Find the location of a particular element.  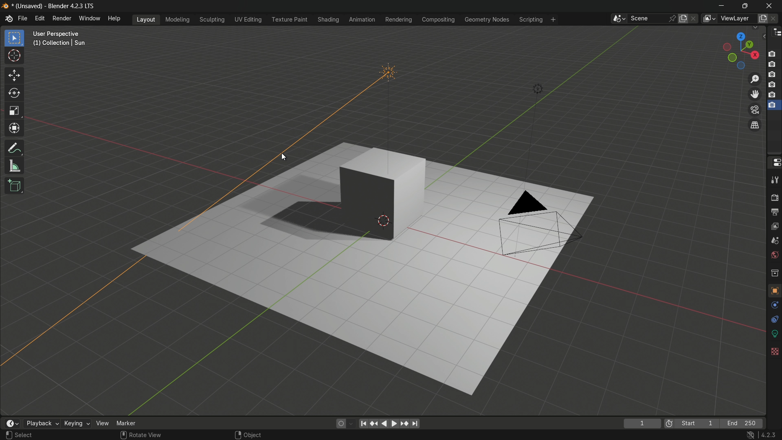

render is located at coordinates (775, 197).